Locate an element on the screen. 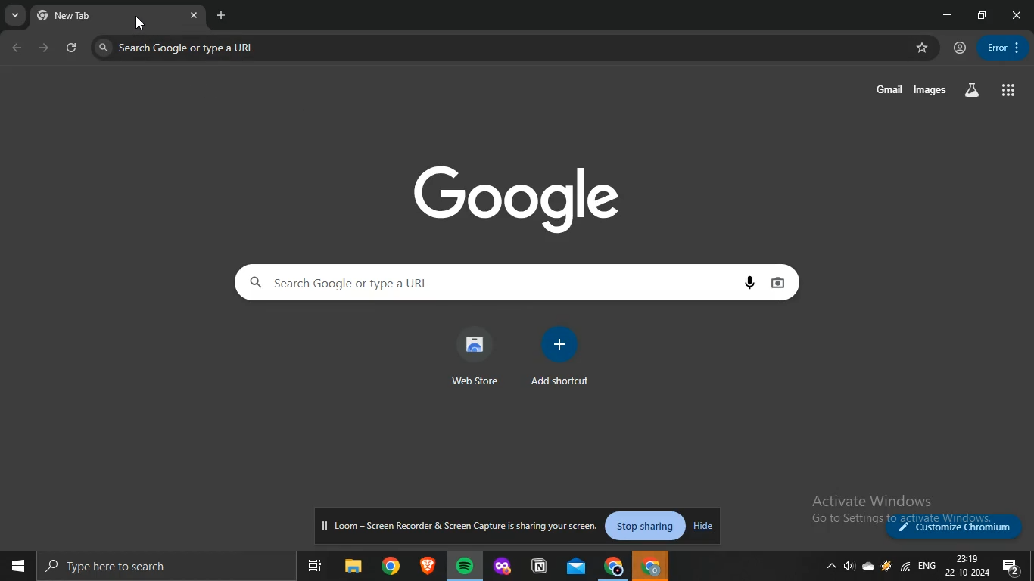 This screenshot has height=581, width=1034. close is located at coordinates (197, 17).